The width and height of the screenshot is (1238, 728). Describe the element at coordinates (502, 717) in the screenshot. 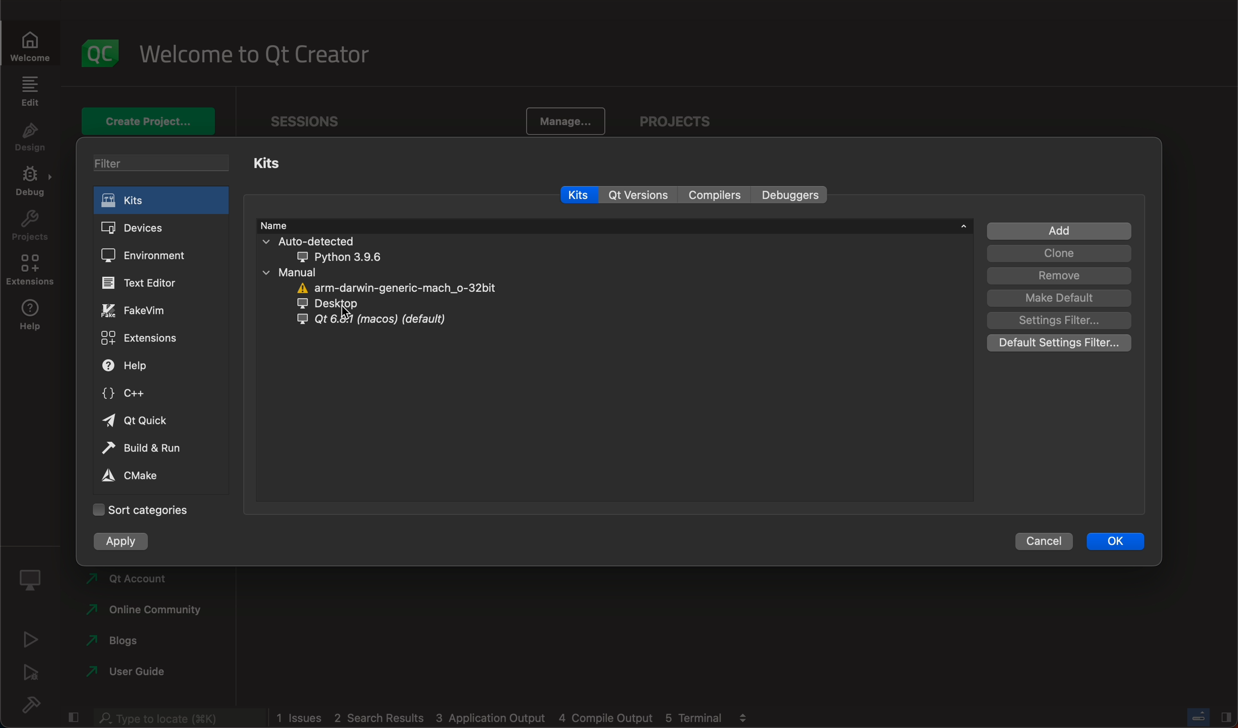

I see `1 issues 2 search results 3 application output 4 compile output 5 terminal` at that location.